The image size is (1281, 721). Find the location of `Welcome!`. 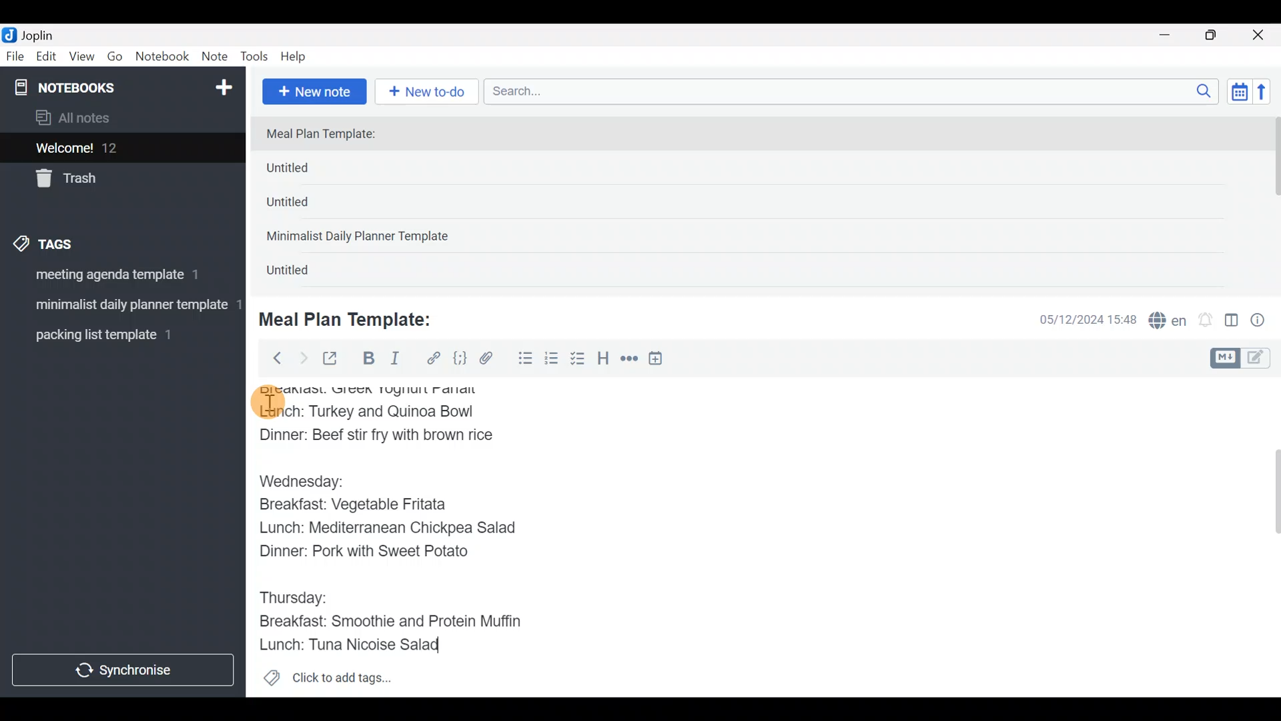

Welcome! is located at coordinates (121, 149).